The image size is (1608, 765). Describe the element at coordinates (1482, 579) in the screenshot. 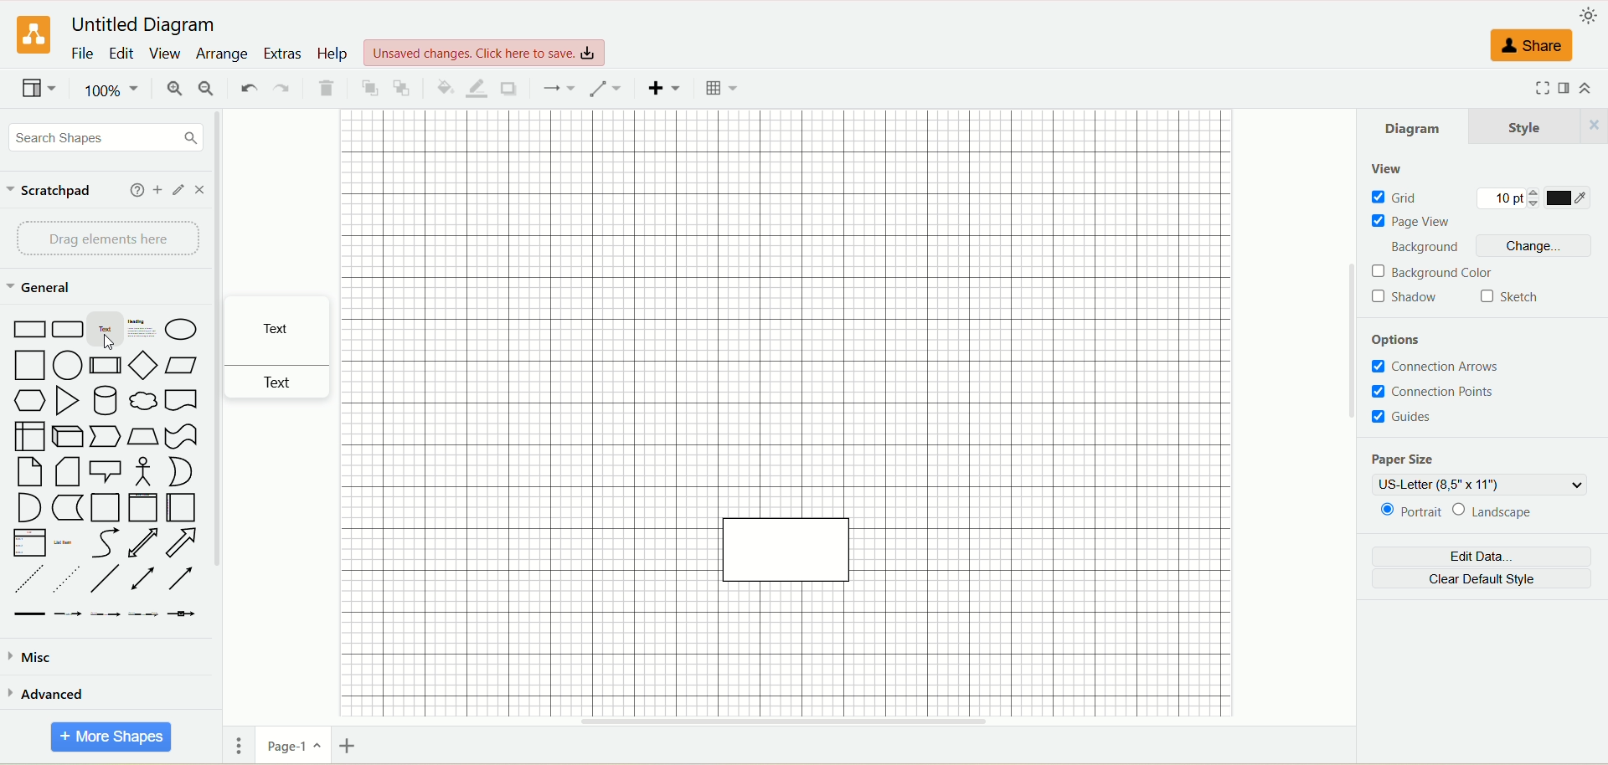

I see `clear default style` at that location.